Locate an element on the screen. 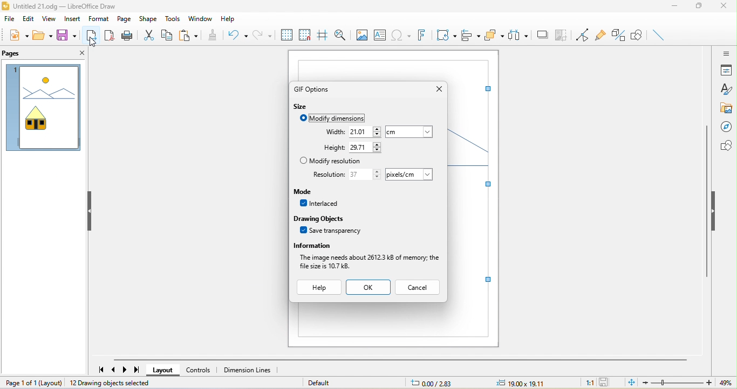 The image size is (737, 389). hide is located at coordinates (87, 211).